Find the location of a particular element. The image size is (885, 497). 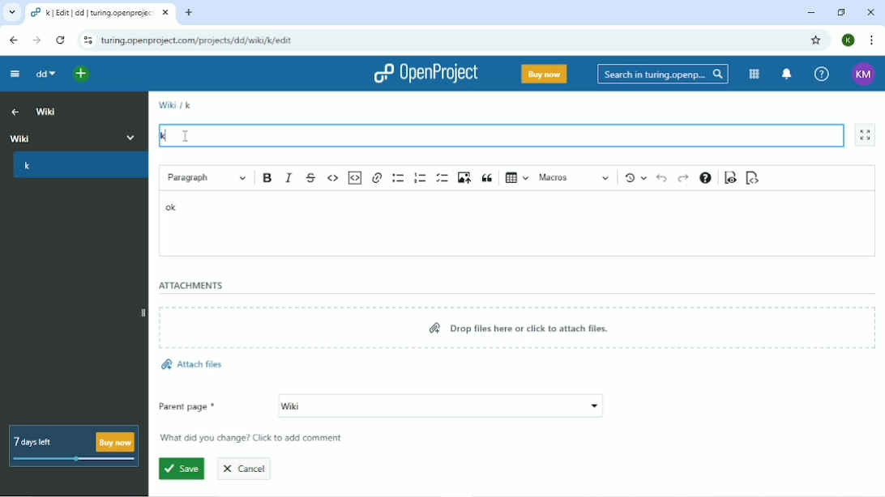

Save is located at coordinates (181, 469).